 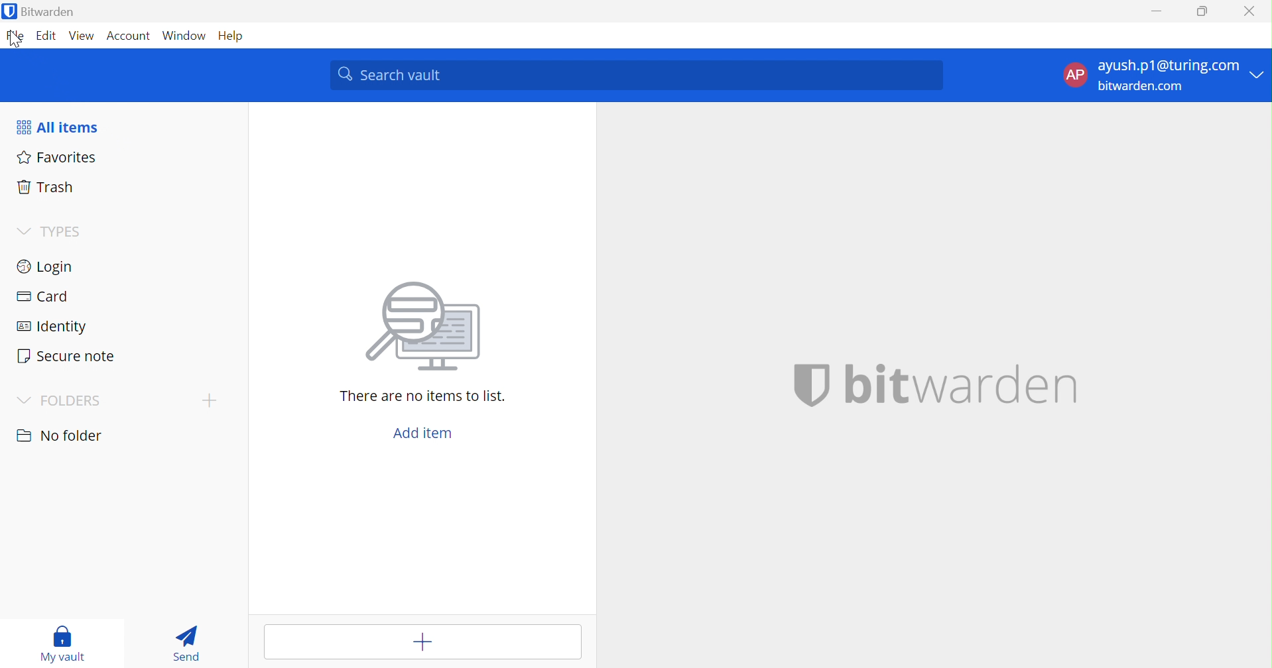 What do you see at coordinates (423, 327) in the screenshot?
I see `Searching for file vector image` at bounding box center [423, 327].